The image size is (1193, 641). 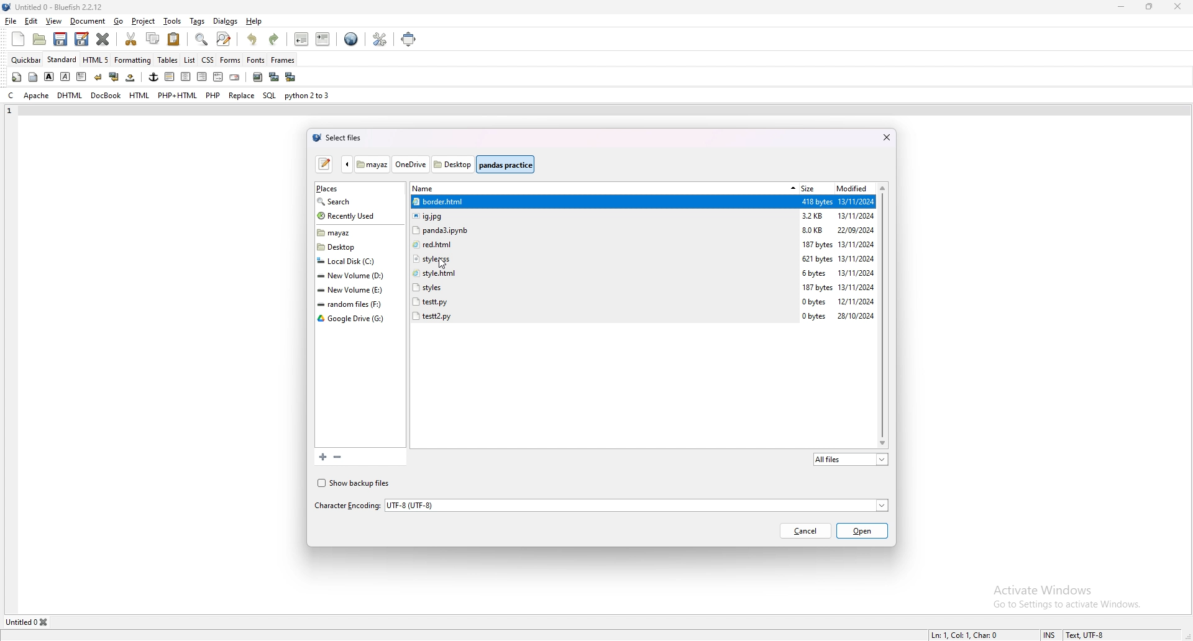 I want to click on Activate Windows, so click(x=1046, y=589).